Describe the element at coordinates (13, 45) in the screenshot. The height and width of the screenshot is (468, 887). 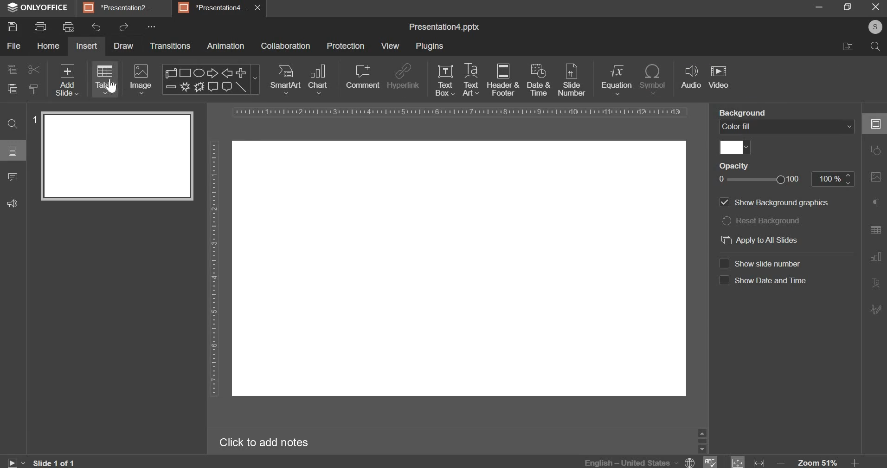
I see `file` at that location.